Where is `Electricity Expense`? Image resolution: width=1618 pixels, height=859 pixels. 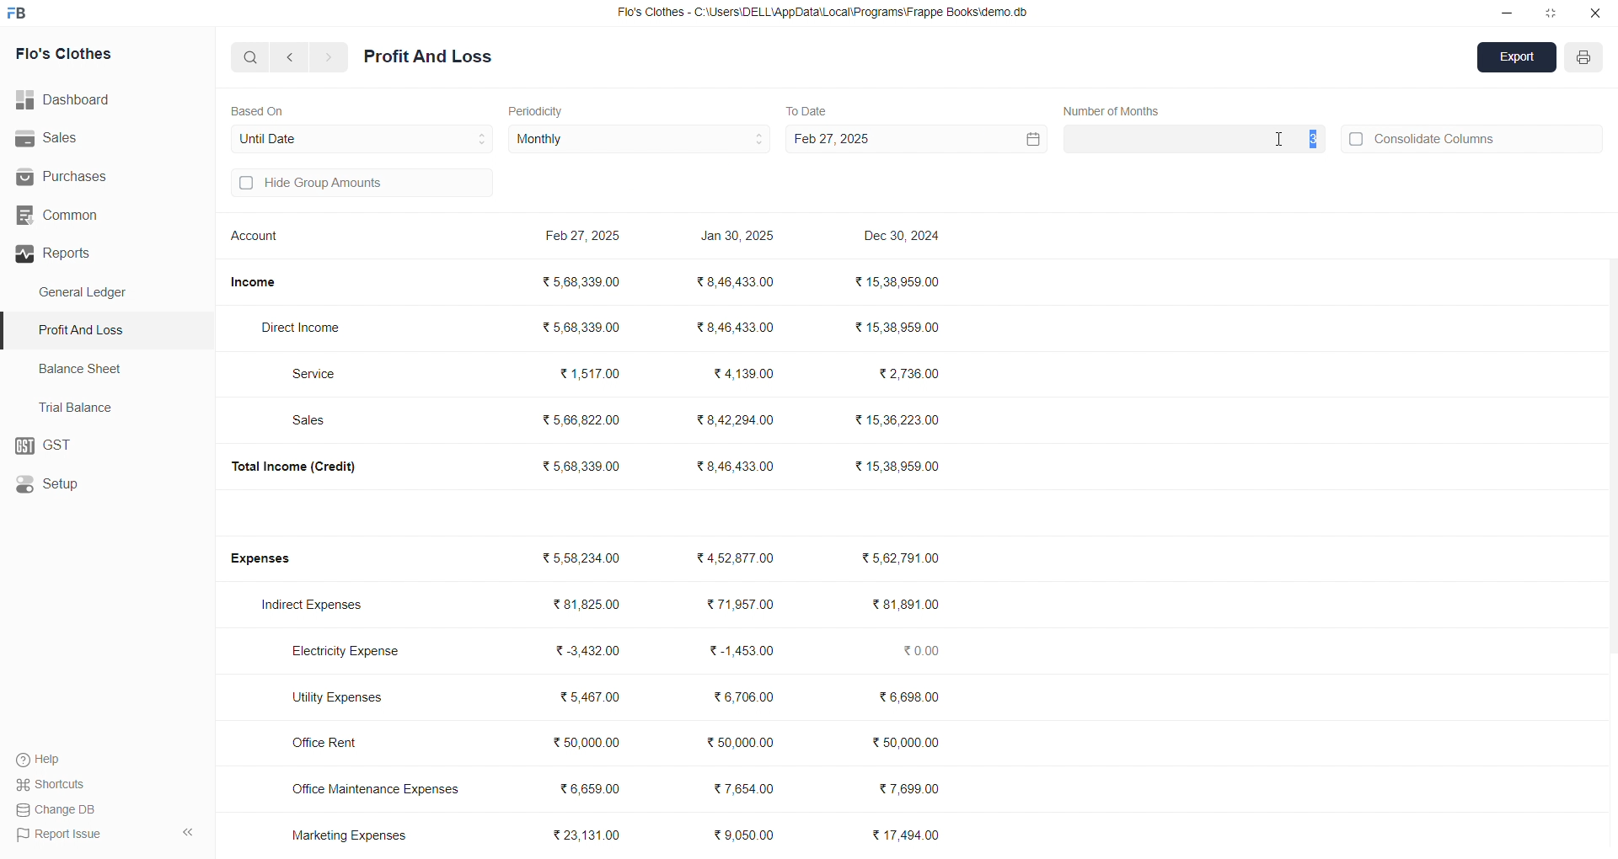
Electricity Expense is located at coordinates (351, 653).